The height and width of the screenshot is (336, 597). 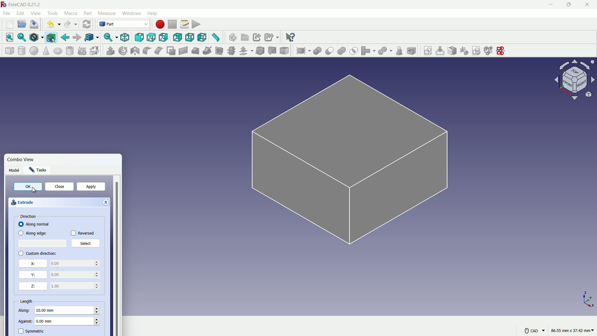 I want to click on offset, so click(x=247, y=51).